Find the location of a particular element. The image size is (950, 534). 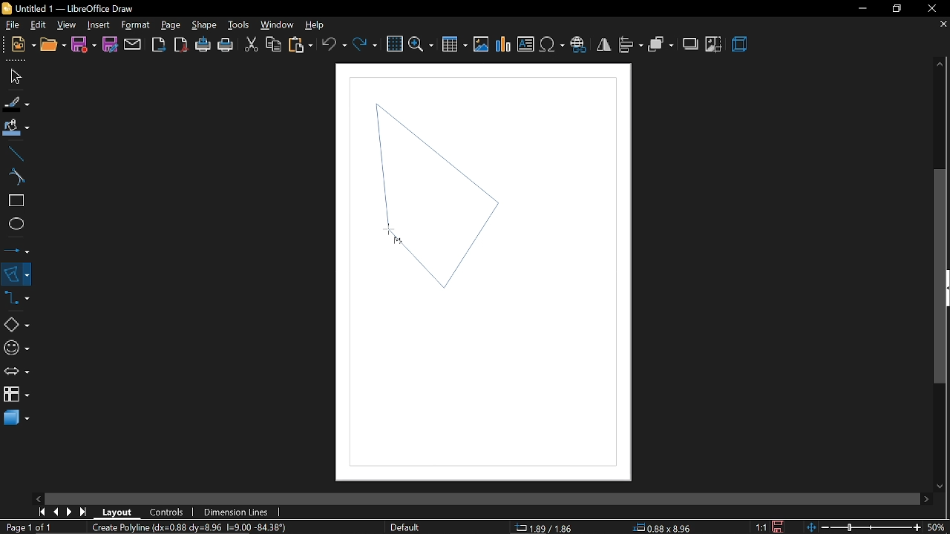

paste is located at coordinates (300, 44).